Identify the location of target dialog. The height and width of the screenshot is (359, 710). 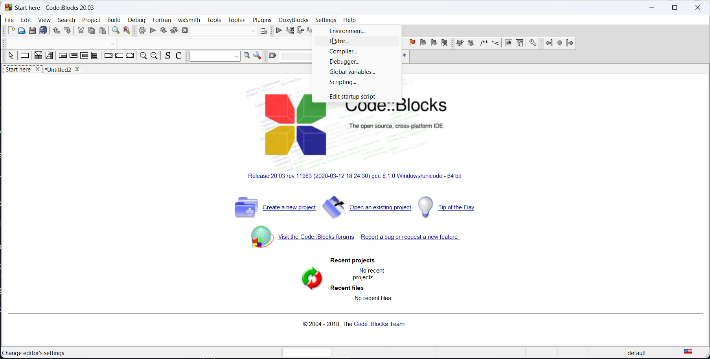
(264, 31).